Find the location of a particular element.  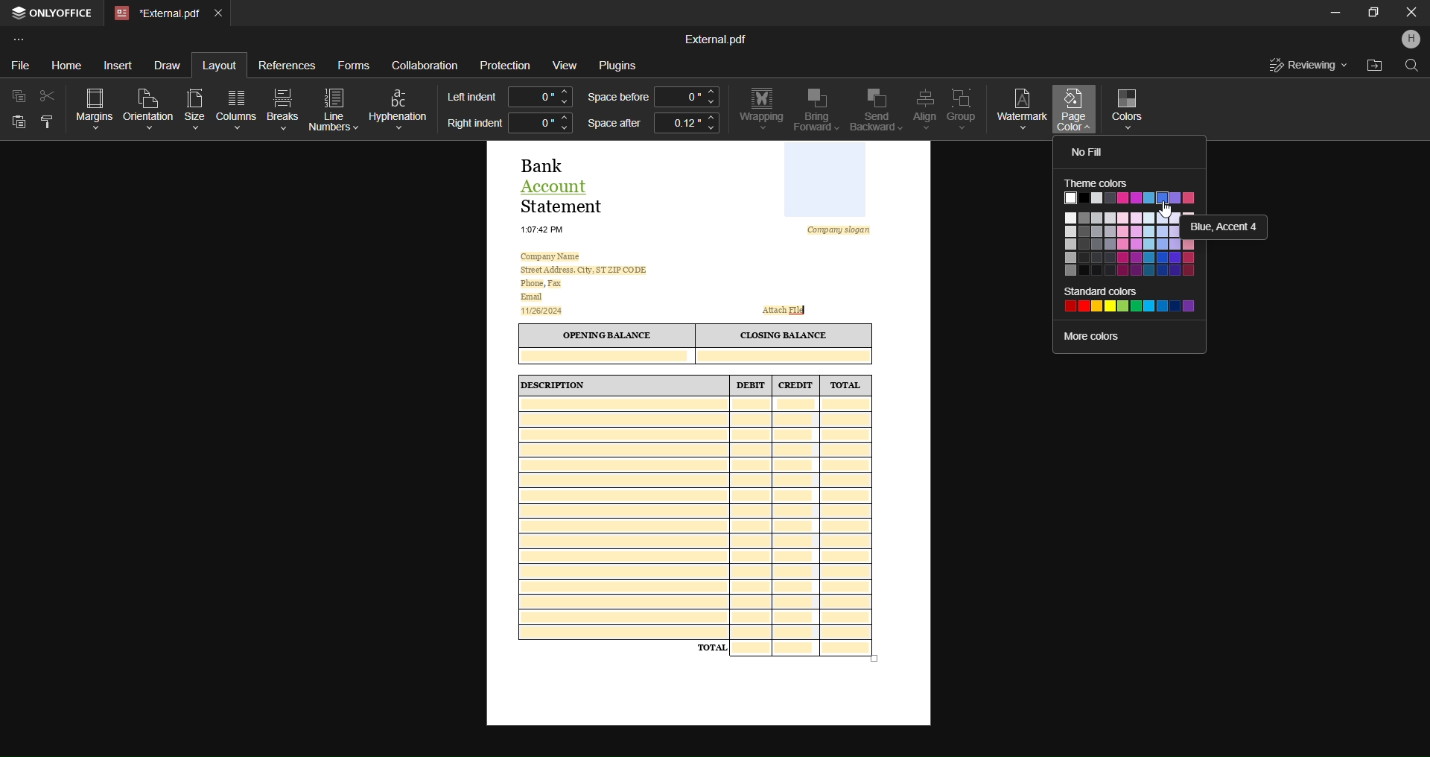

Size is located at coordinates (194, 107).